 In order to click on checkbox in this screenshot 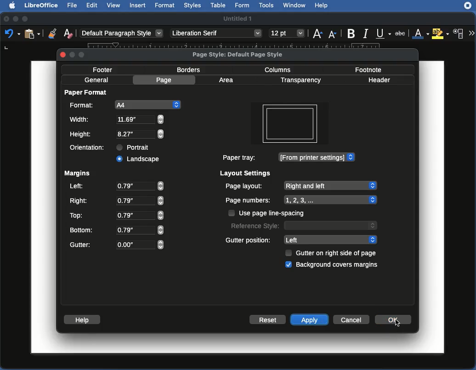, I will do `click(288, 252)`.